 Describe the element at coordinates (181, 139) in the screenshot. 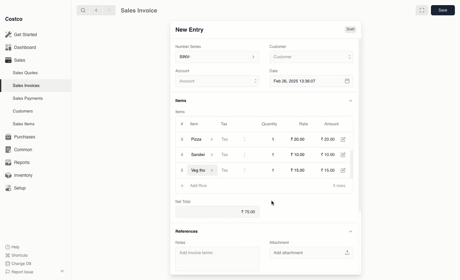

I see `3` at that location.